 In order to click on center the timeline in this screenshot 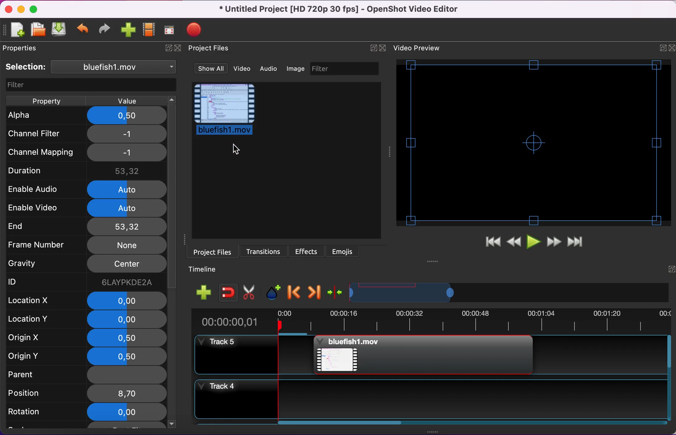, I will do `click(336, 293)`.